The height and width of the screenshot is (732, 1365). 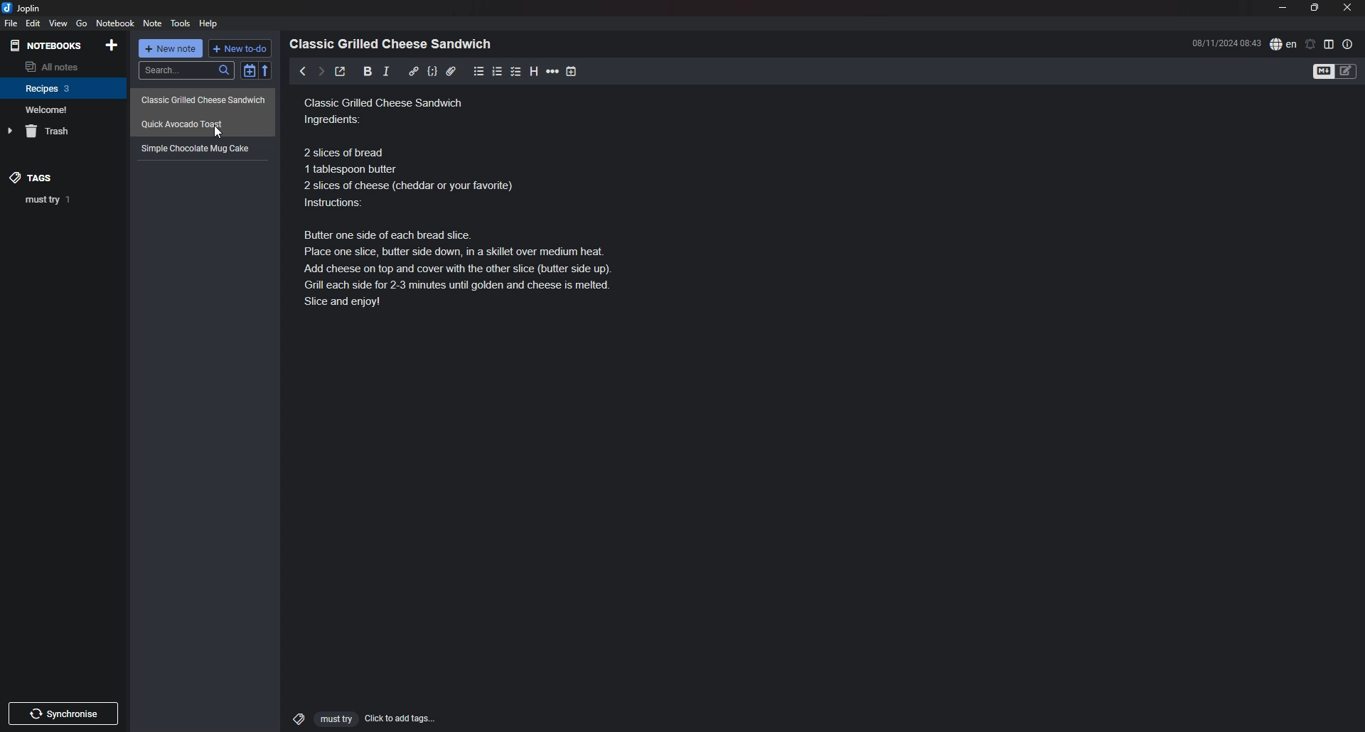 What do you see at coordinates (32, 23) in the screenshot?
I see `edit` at bounding box center [32, 23].